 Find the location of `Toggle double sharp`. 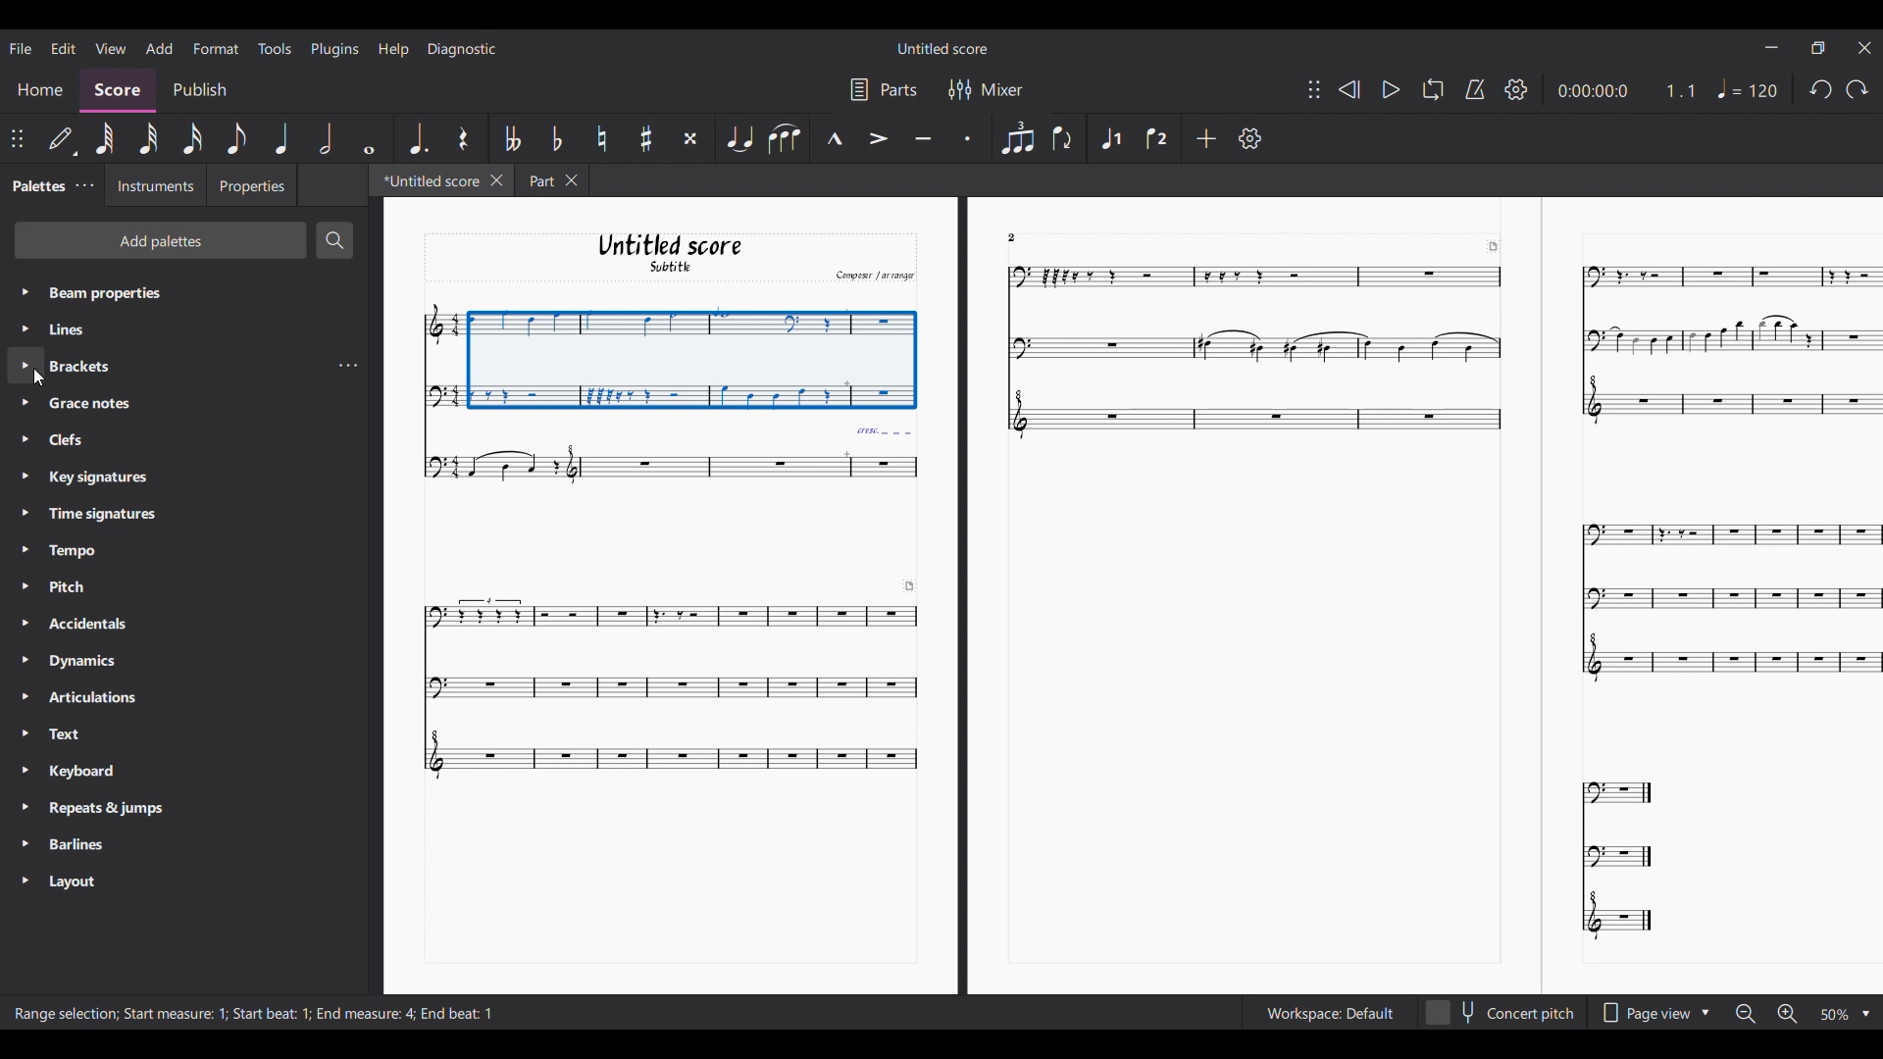

Toggle double sharp is located at coordinates (689, 137).